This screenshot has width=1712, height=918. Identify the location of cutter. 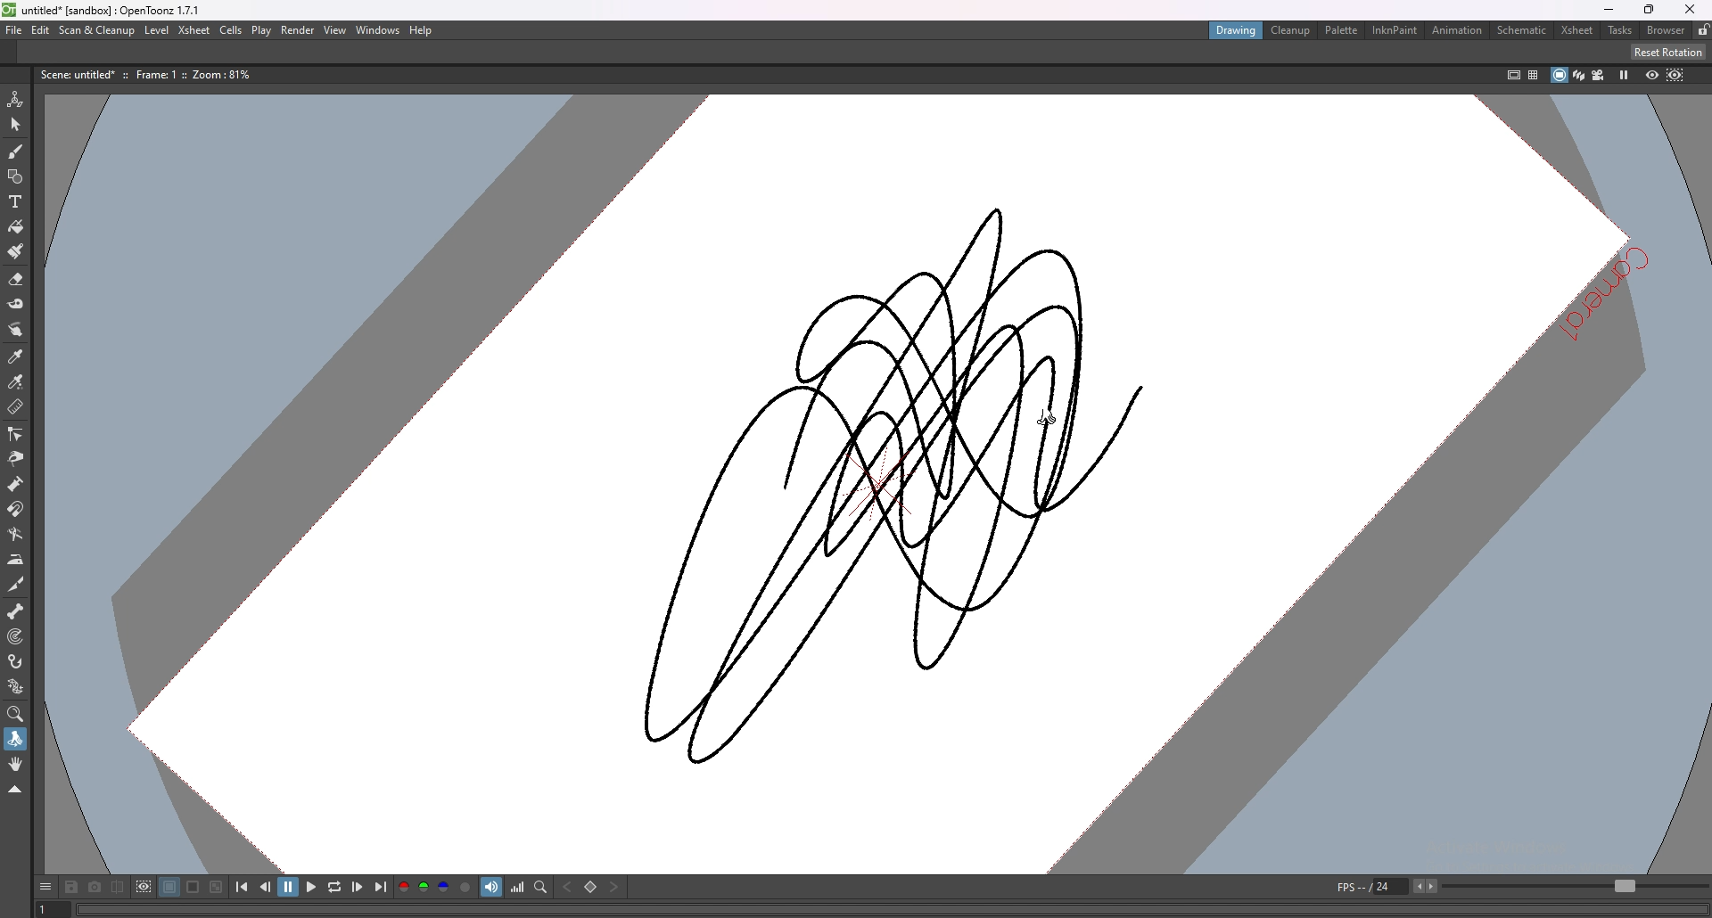
(15, 585).